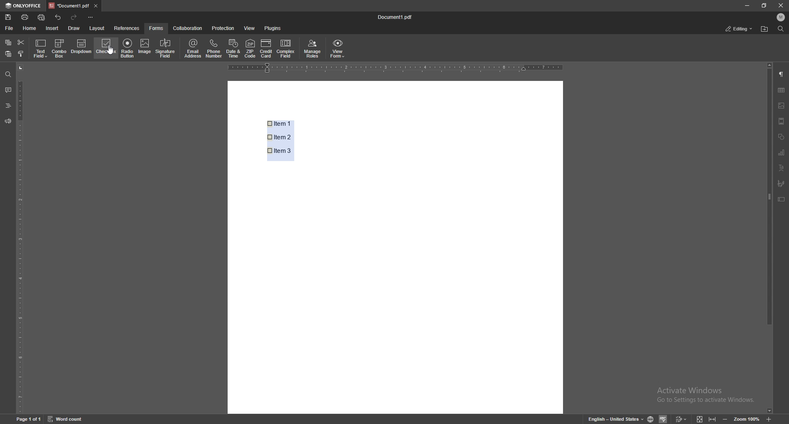 Image resolution: width=789 pixels, height=424 pixels. What do you see at coordinates (270, 123) in the screenshot?
I see `checkbox` at bounding box center [270, 123].